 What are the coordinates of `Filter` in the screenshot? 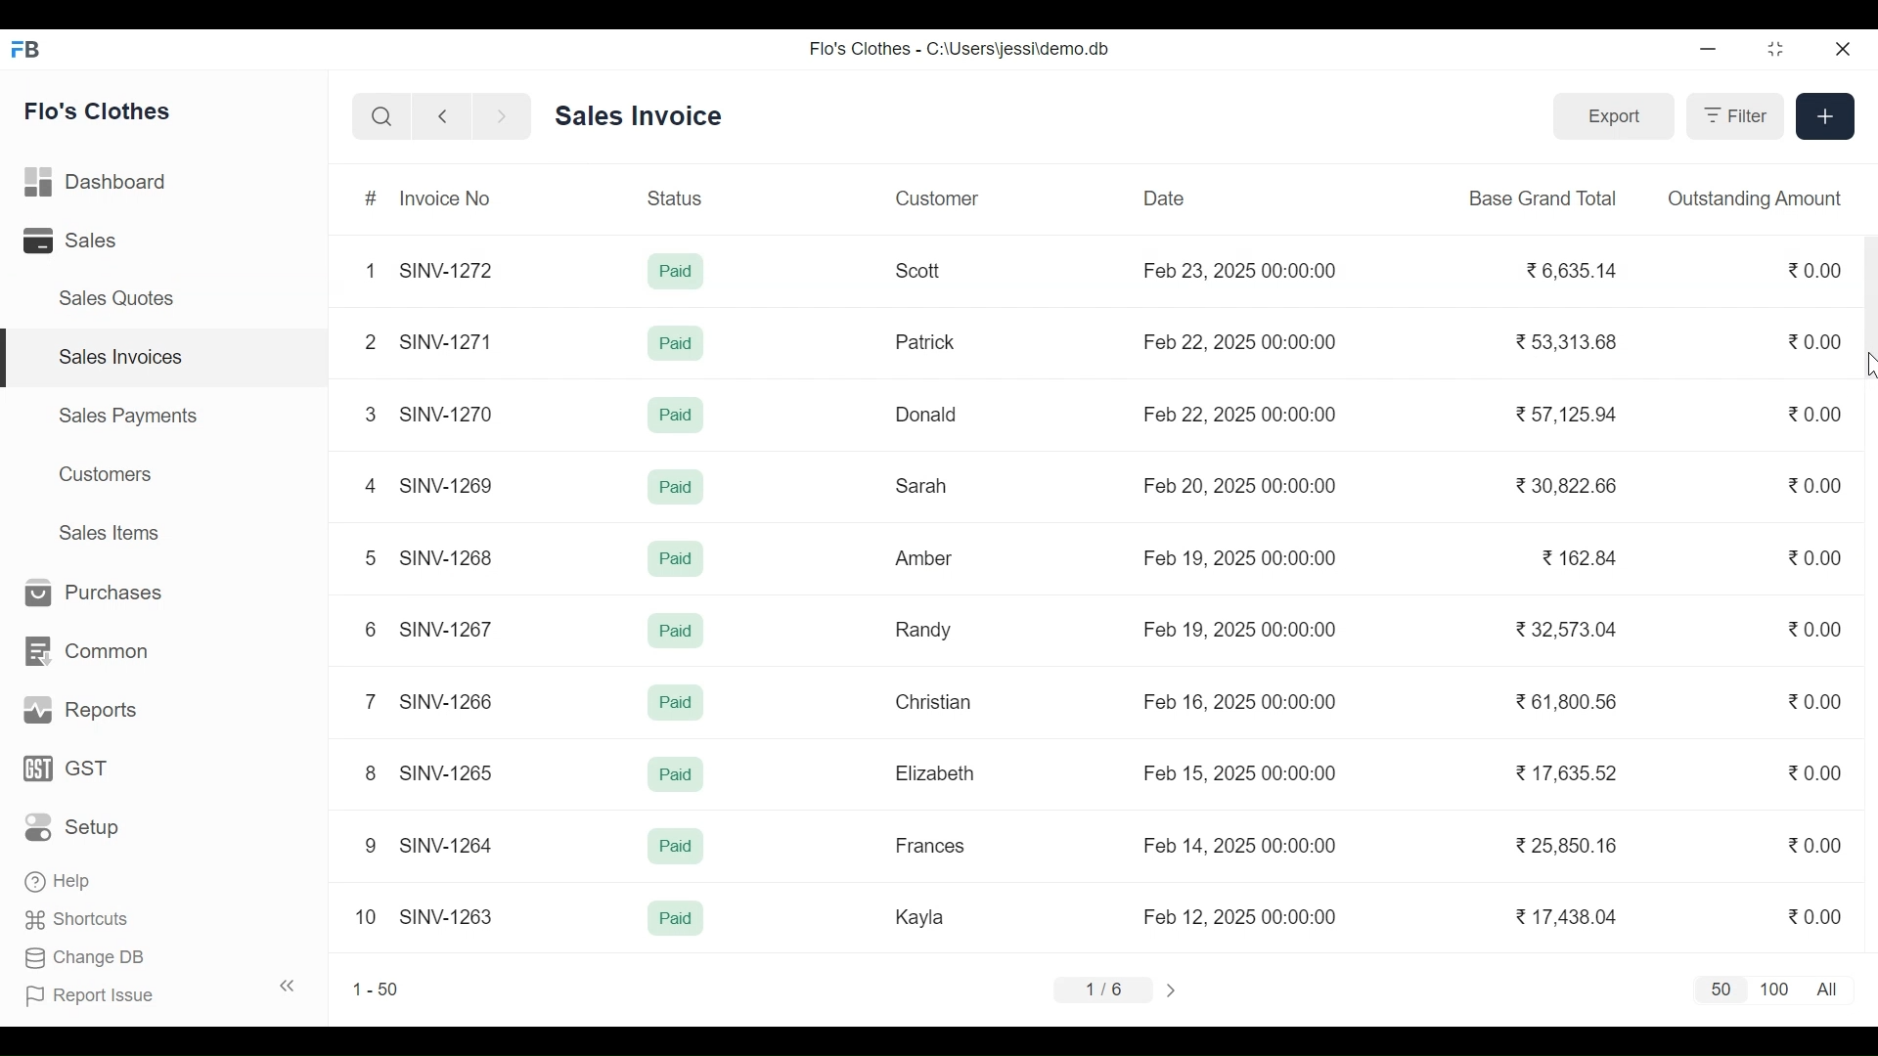 It's located at (1732, 115).